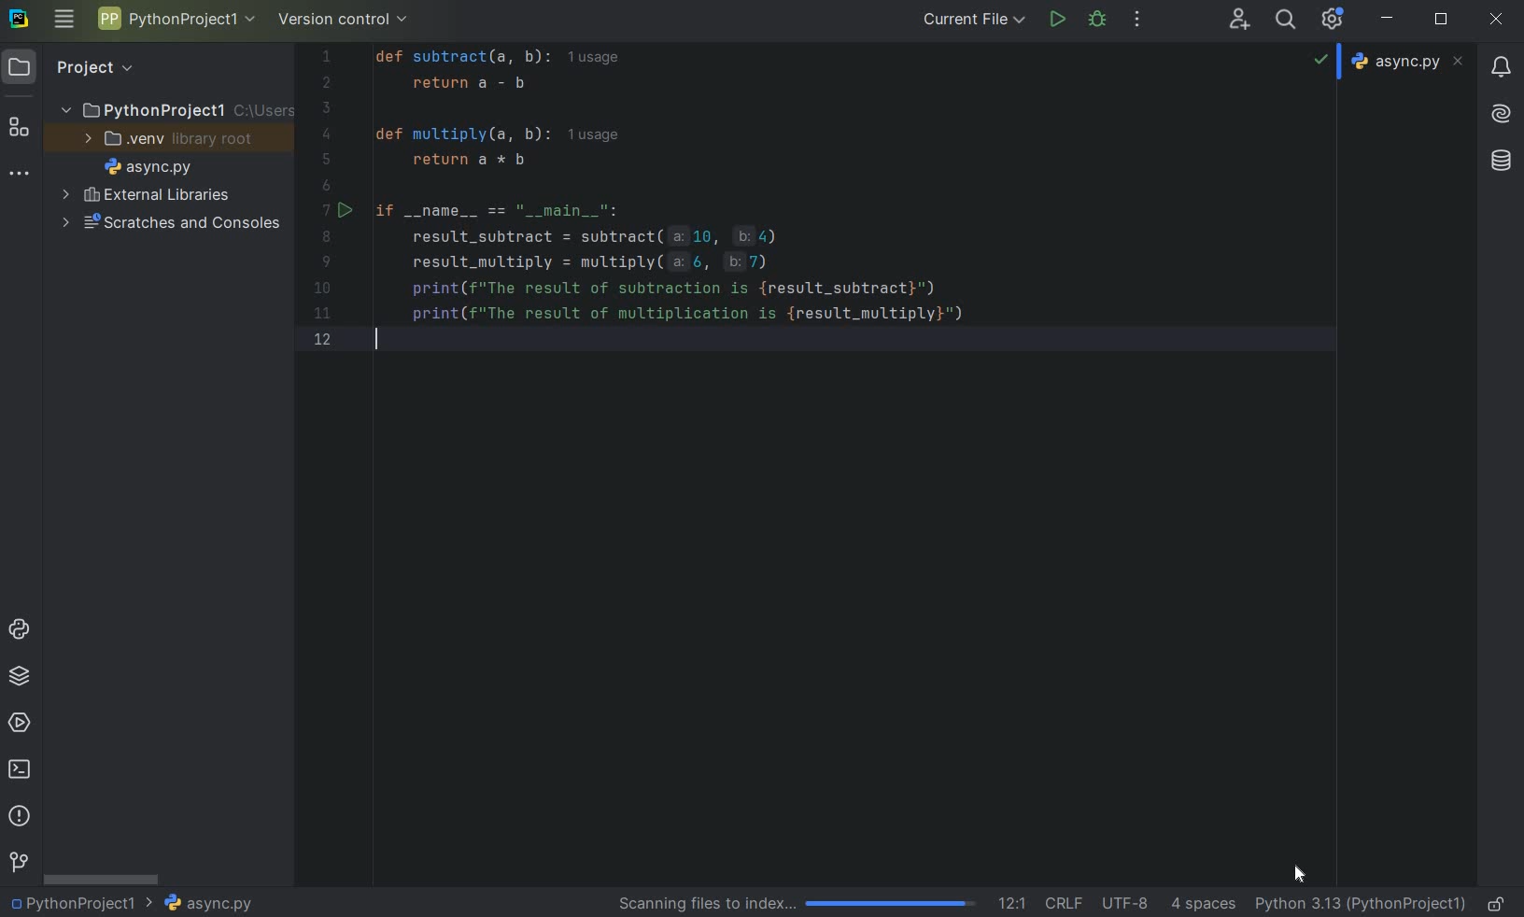 The width and height of the screenshot is (1524, 917). What do you see at coordinates (771, 205) in the screenshot?
I see `code with me` at bounding box center [771, 205].